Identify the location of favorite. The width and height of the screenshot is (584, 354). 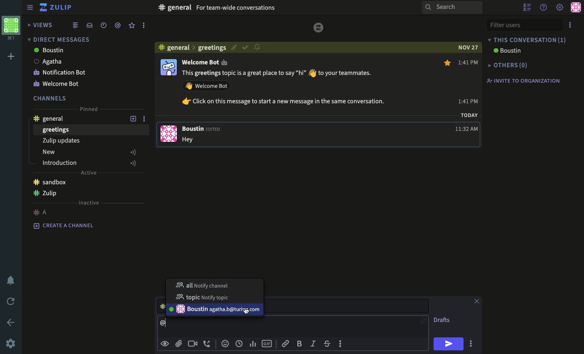
(132, 26).